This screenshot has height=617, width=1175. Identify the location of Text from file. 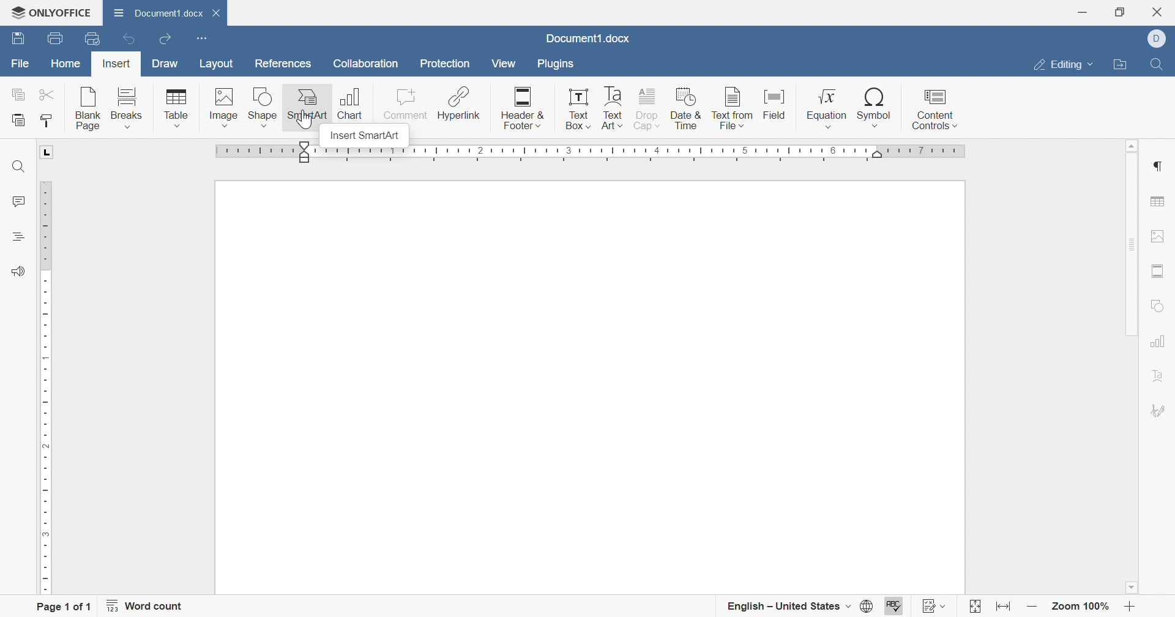
(733, 110).